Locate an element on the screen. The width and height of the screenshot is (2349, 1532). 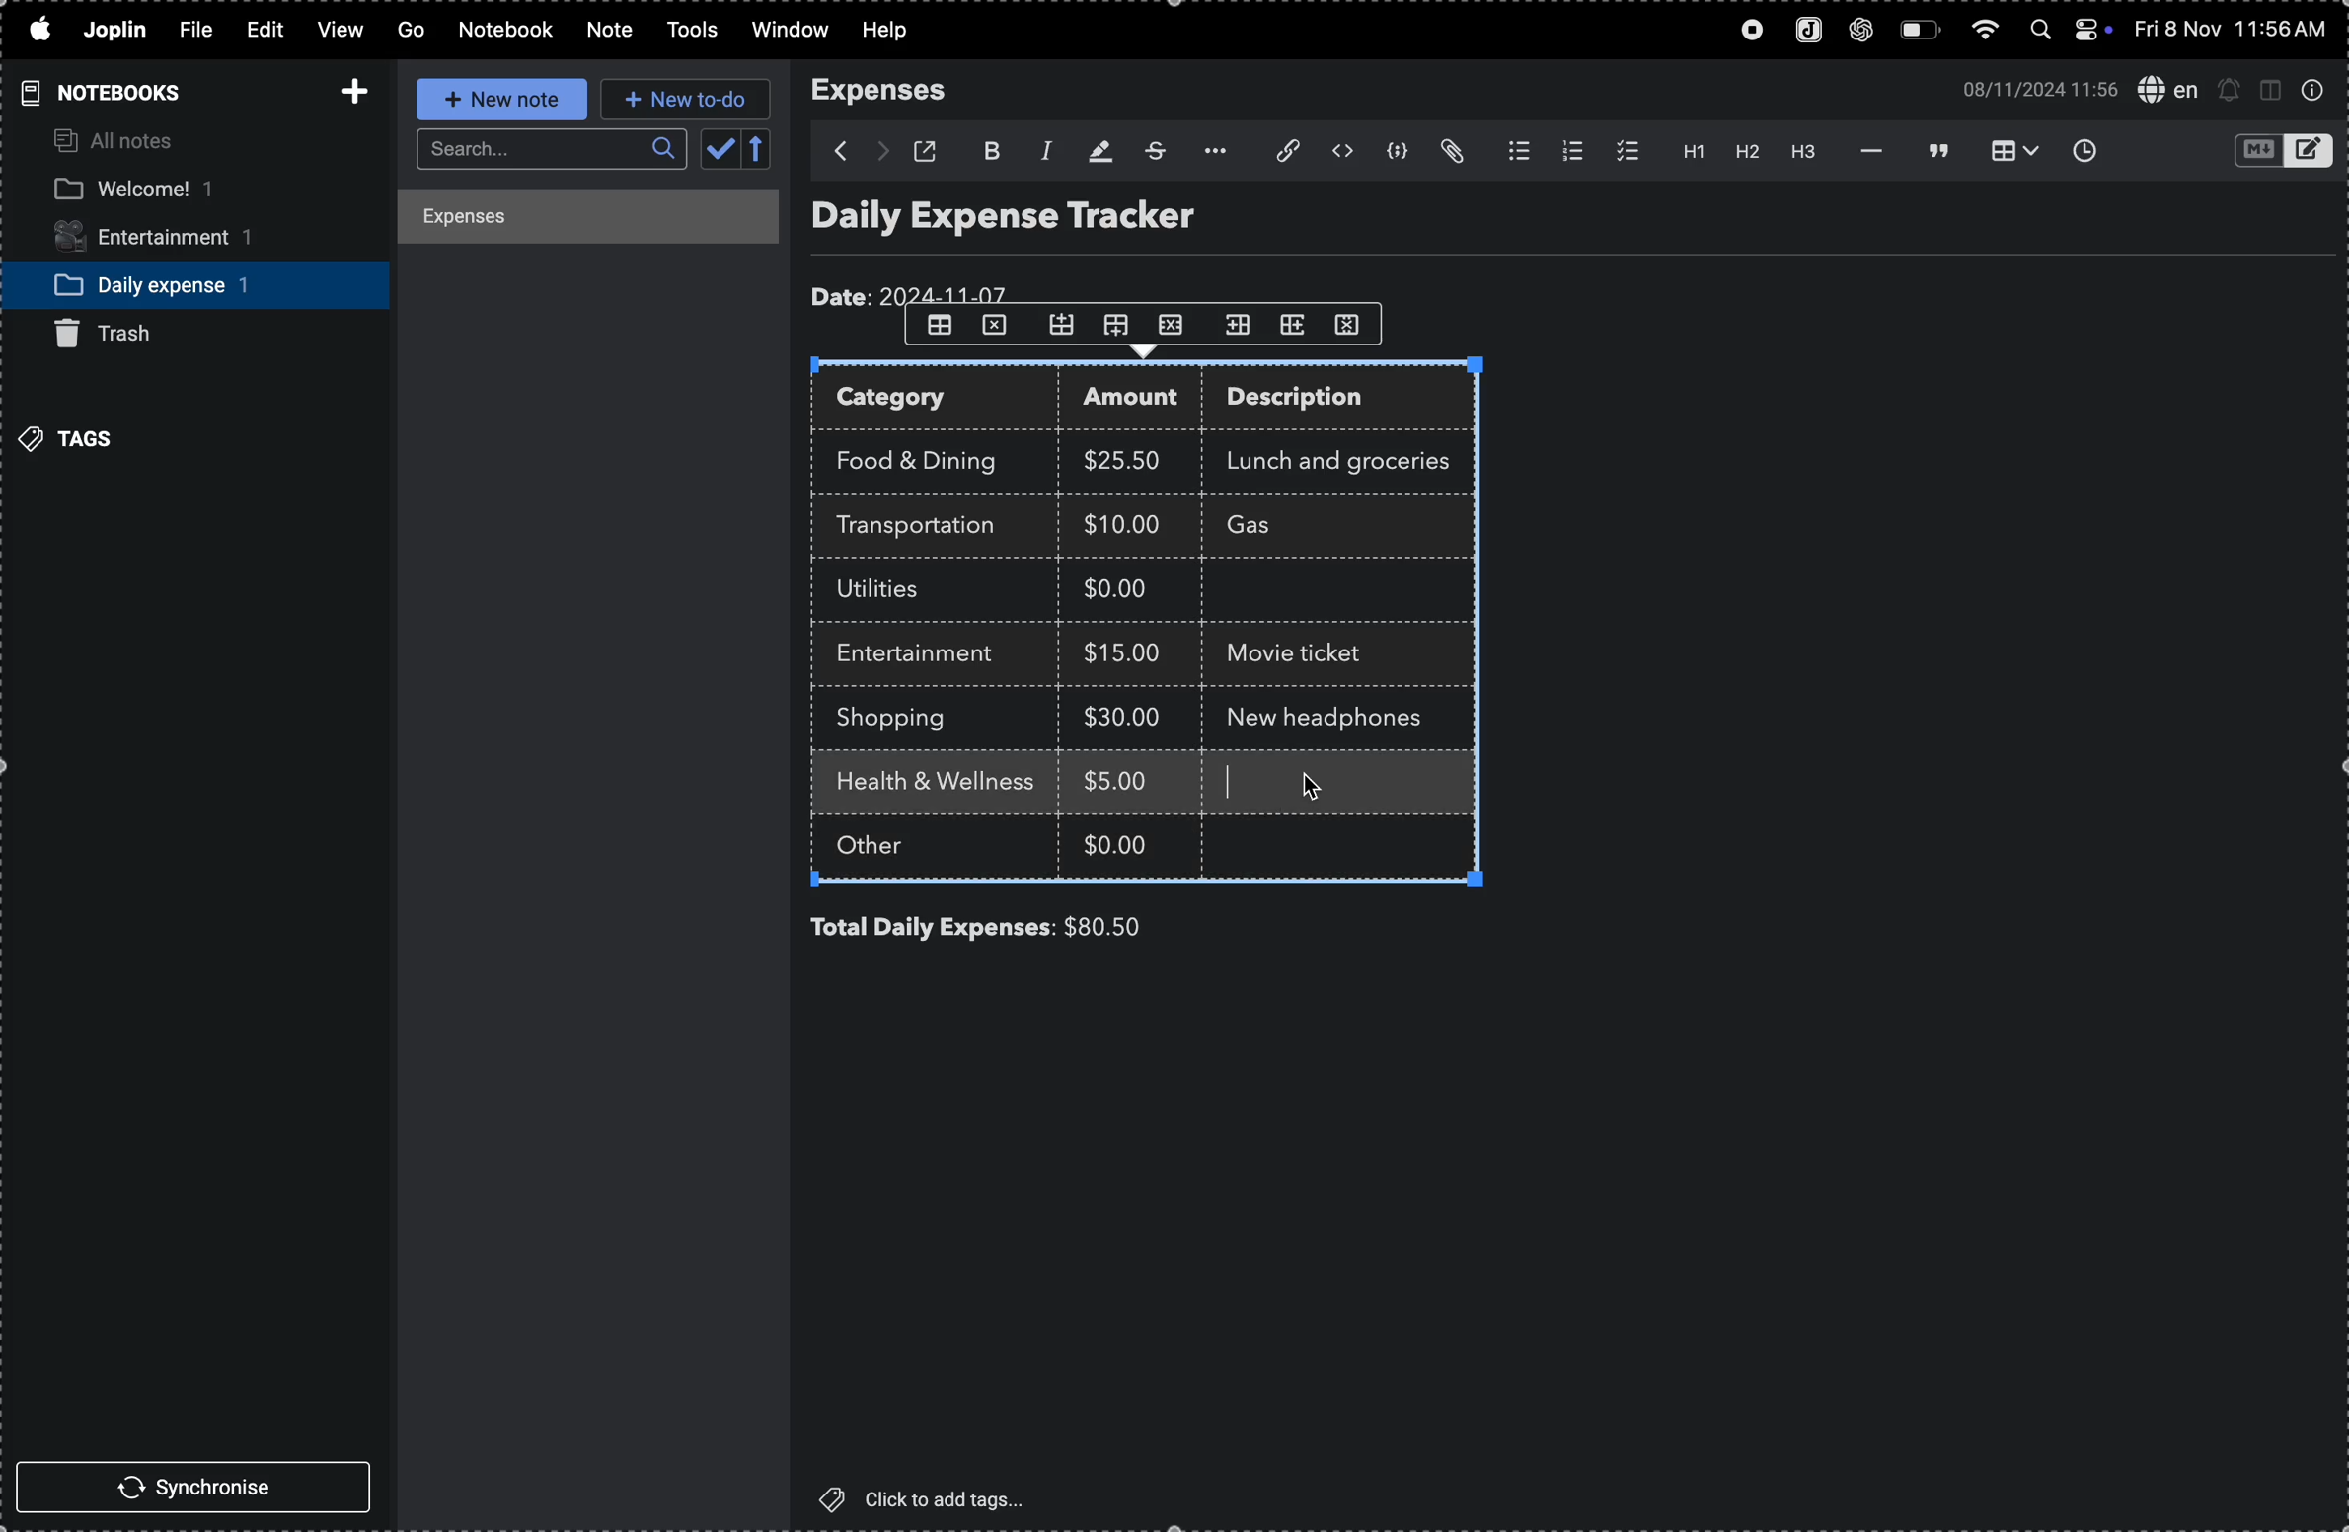
$30.00 is located at coordinates (1122, 717).